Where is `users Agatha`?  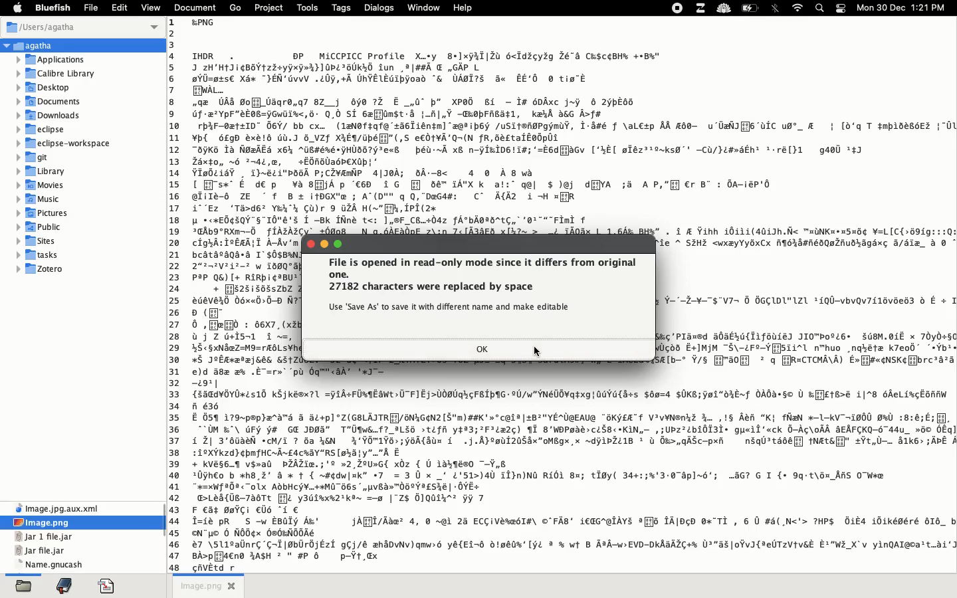 users Agatha is located at coordinates (84, 29).